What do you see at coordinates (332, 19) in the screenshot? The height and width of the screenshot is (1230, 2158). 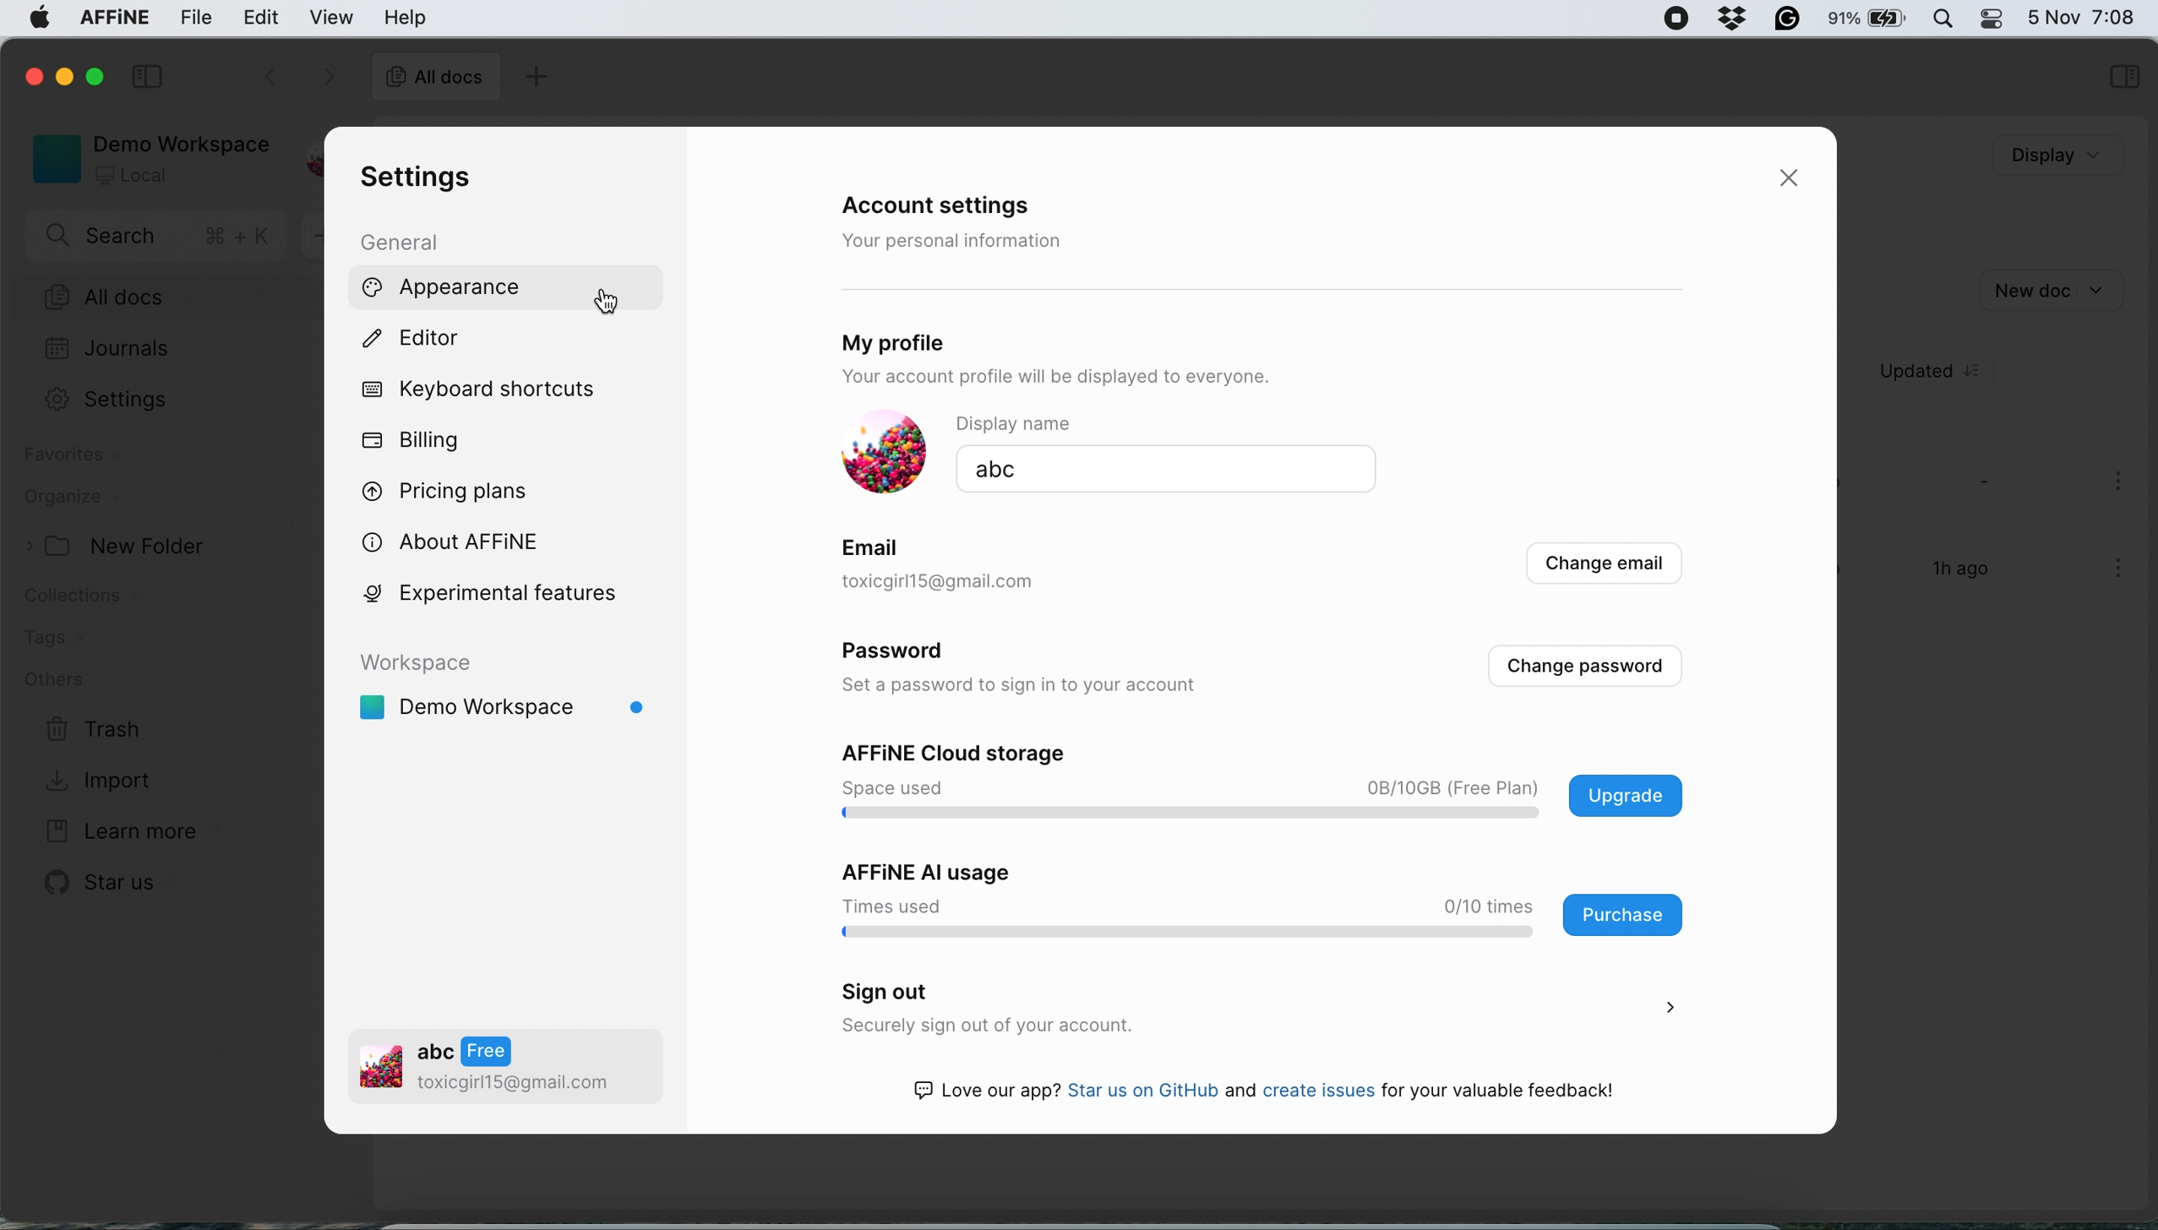 I see `view` at bounding box center [332, 19].